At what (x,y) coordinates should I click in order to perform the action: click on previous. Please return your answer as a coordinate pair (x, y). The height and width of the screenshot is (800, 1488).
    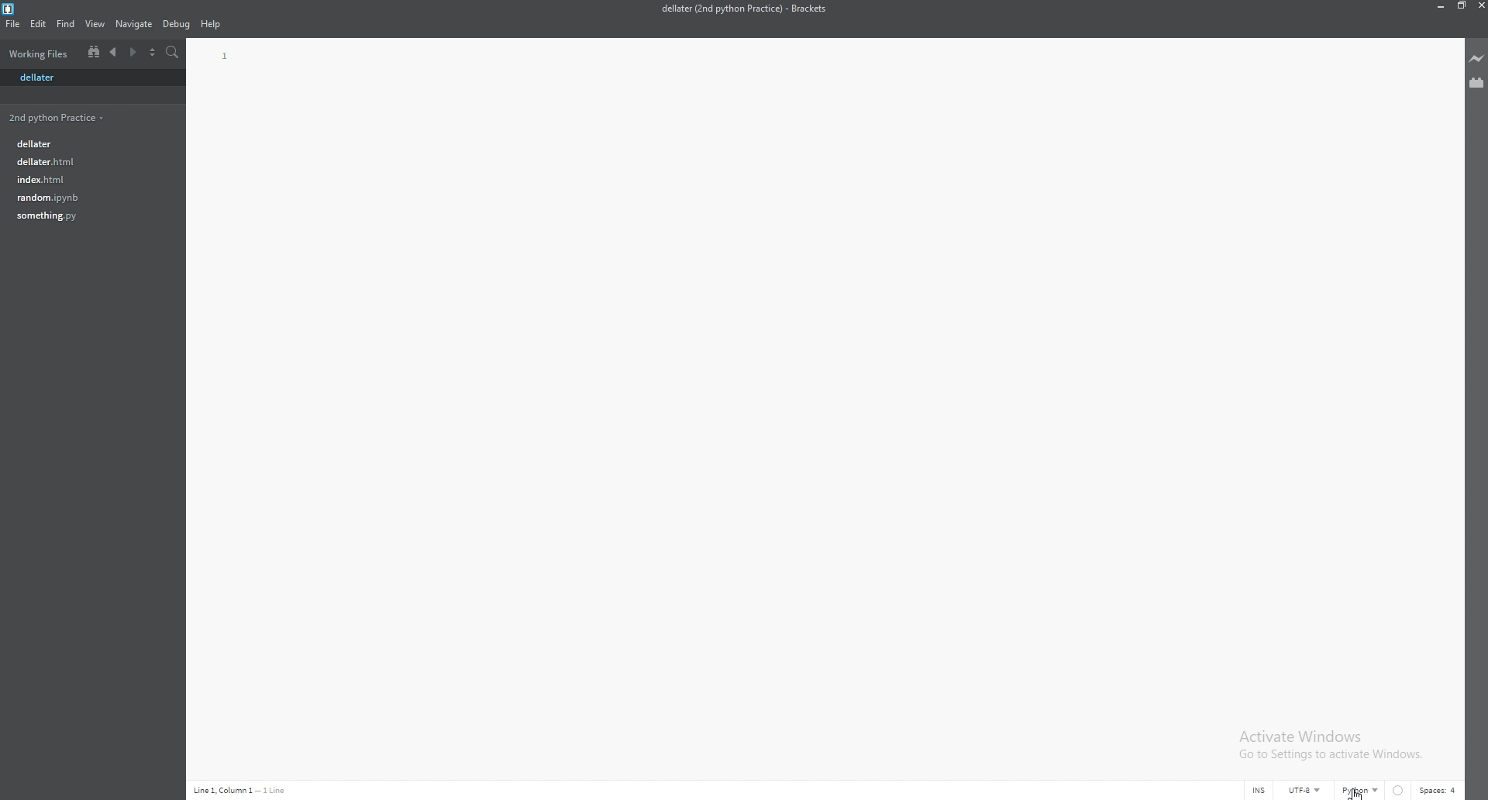
    Looking at the image, I should click on (114, 53).